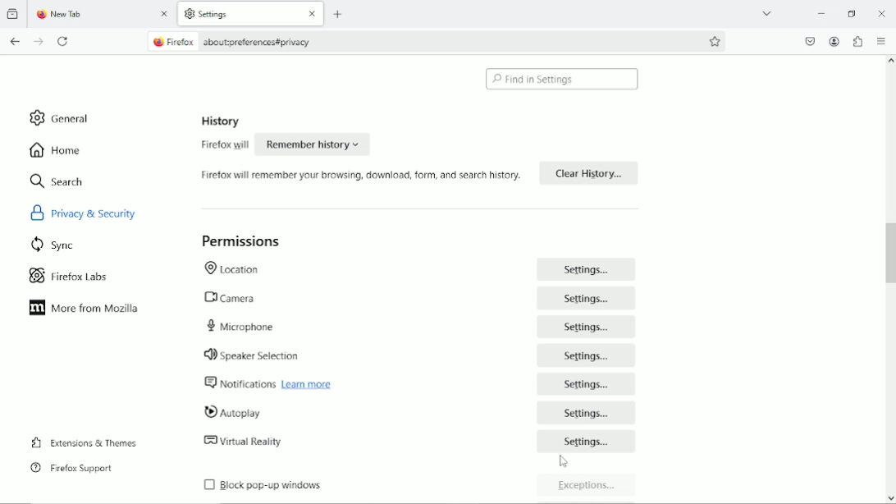 The image size is (896, 504). What do you see at coordinates (16, 41) in the screenshot?
I see `go back` at bounding box center [16, 41].